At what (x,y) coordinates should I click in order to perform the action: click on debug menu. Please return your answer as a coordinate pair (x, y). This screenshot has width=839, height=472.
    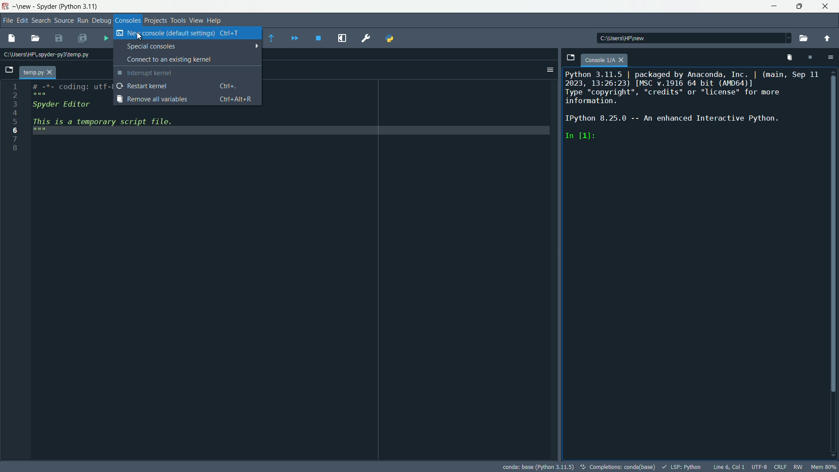
    Looking at the image, I should click on (101, 21).